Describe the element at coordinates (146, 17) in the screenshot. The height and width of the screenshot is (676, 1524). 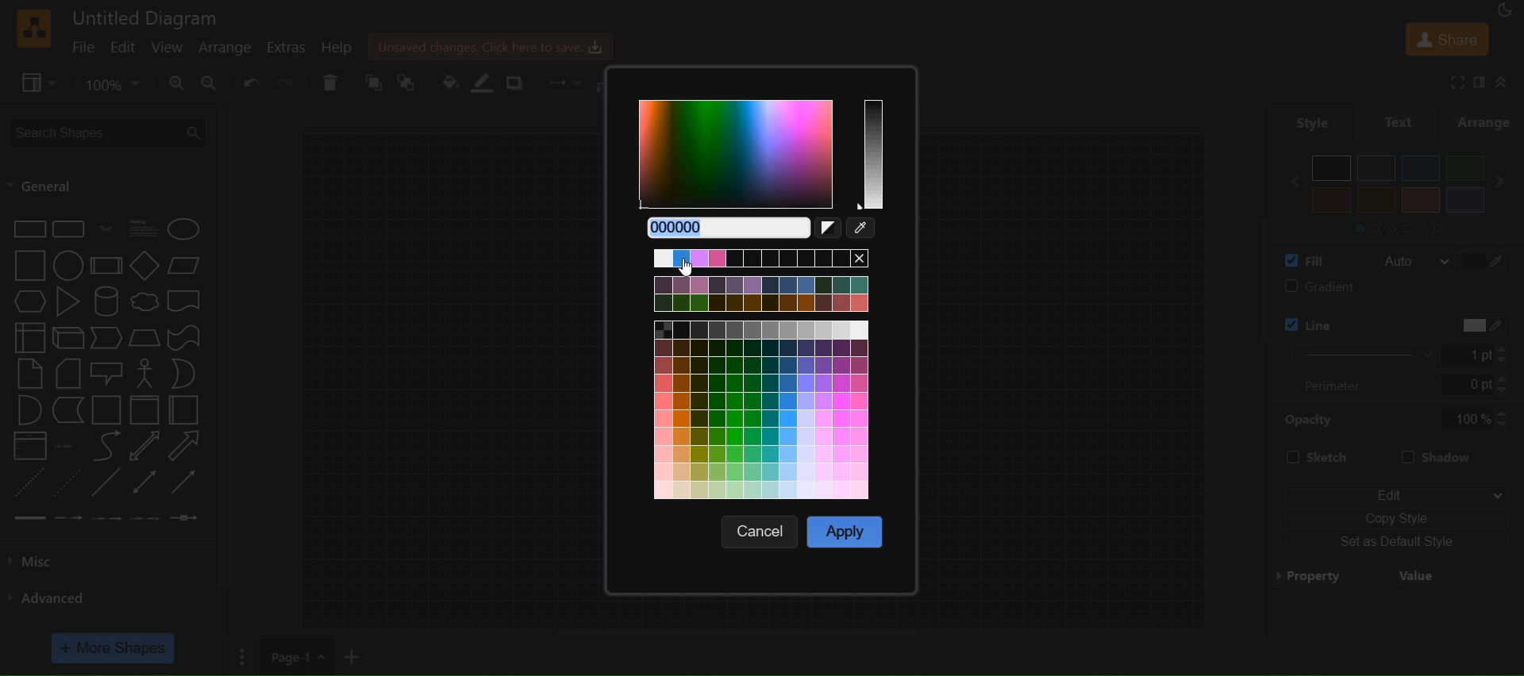
I see `title` at that location.